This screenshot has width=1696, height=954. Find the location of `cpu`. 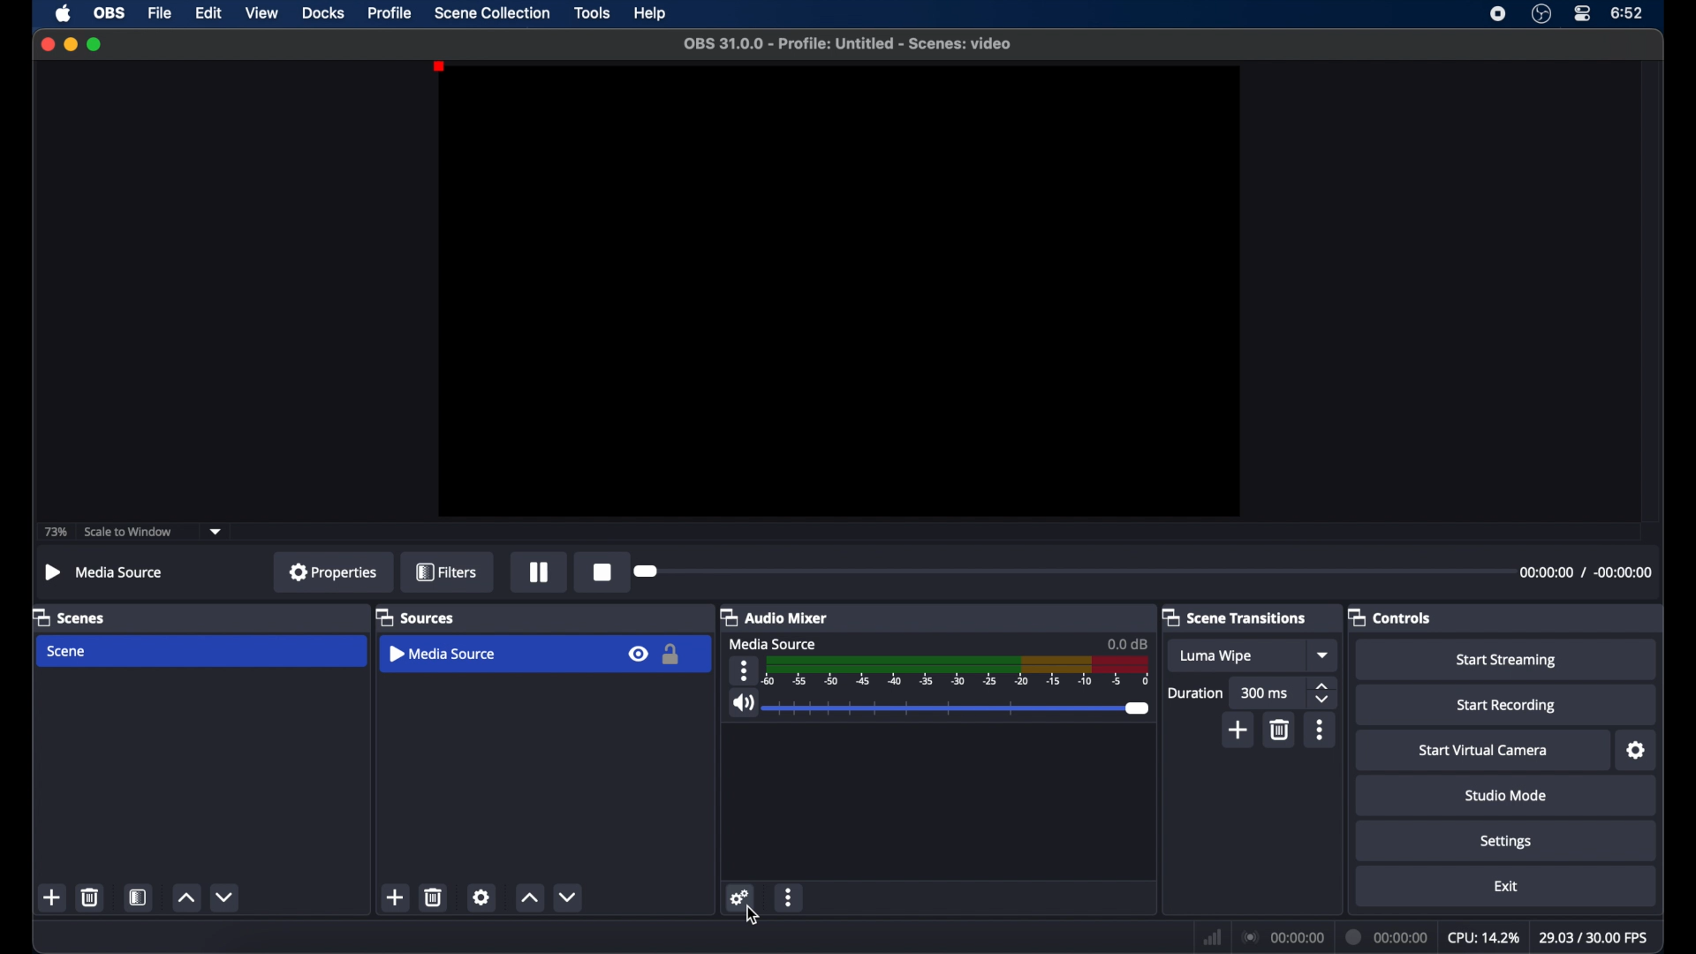

cpu is located at coordinates (1484, 938).